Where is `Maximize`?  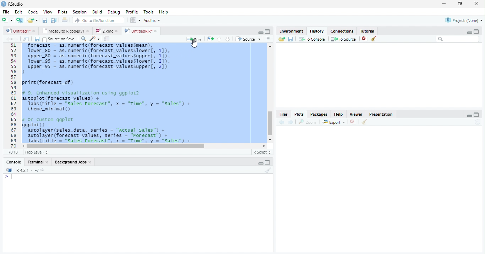
Maximize is located at coordinates (478, 31).